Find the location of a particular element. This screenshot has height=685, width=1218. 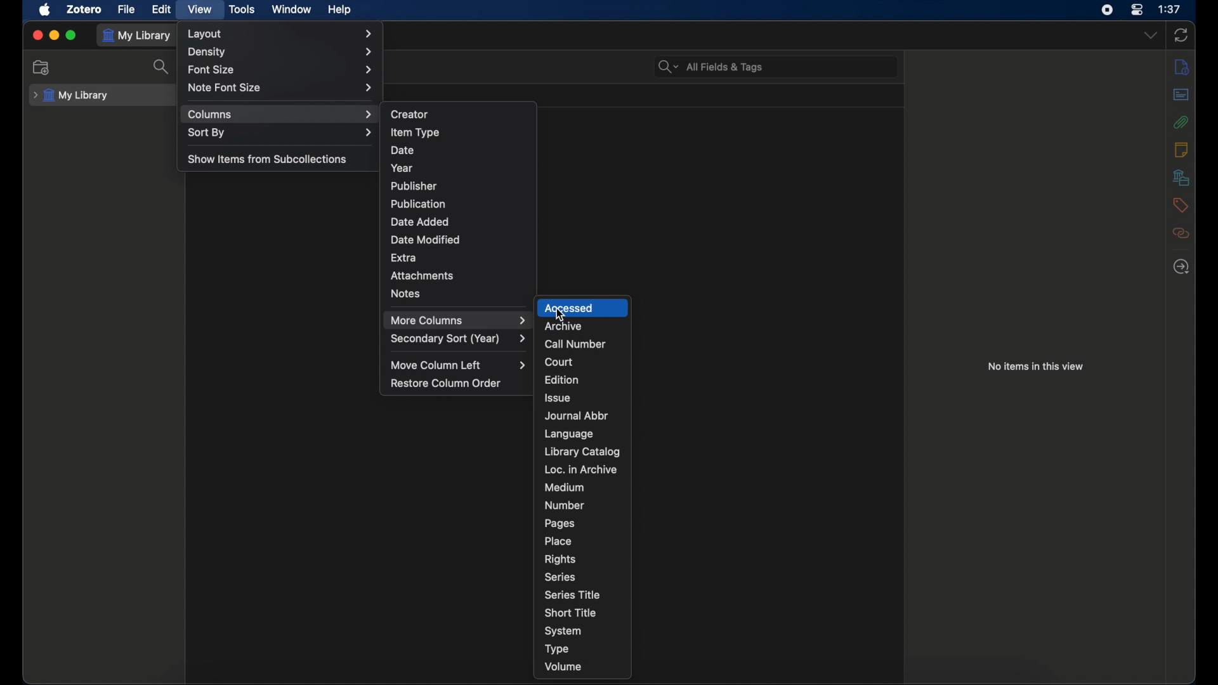

minimize is located at coordinates (54, 34).